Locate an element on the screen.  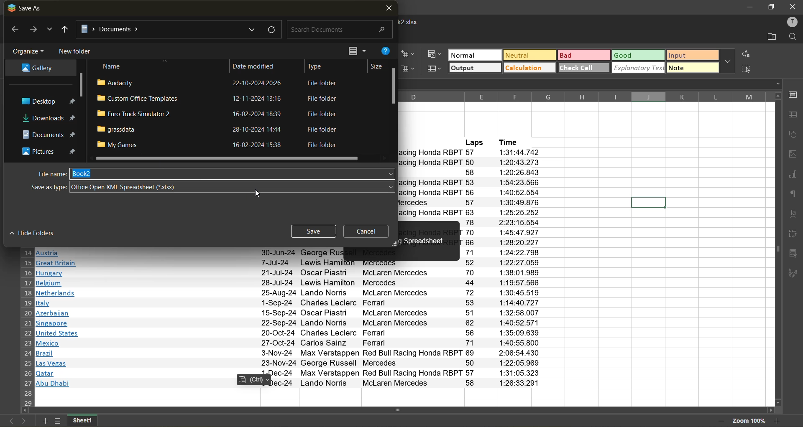
images is located at coordinates (793, 155).